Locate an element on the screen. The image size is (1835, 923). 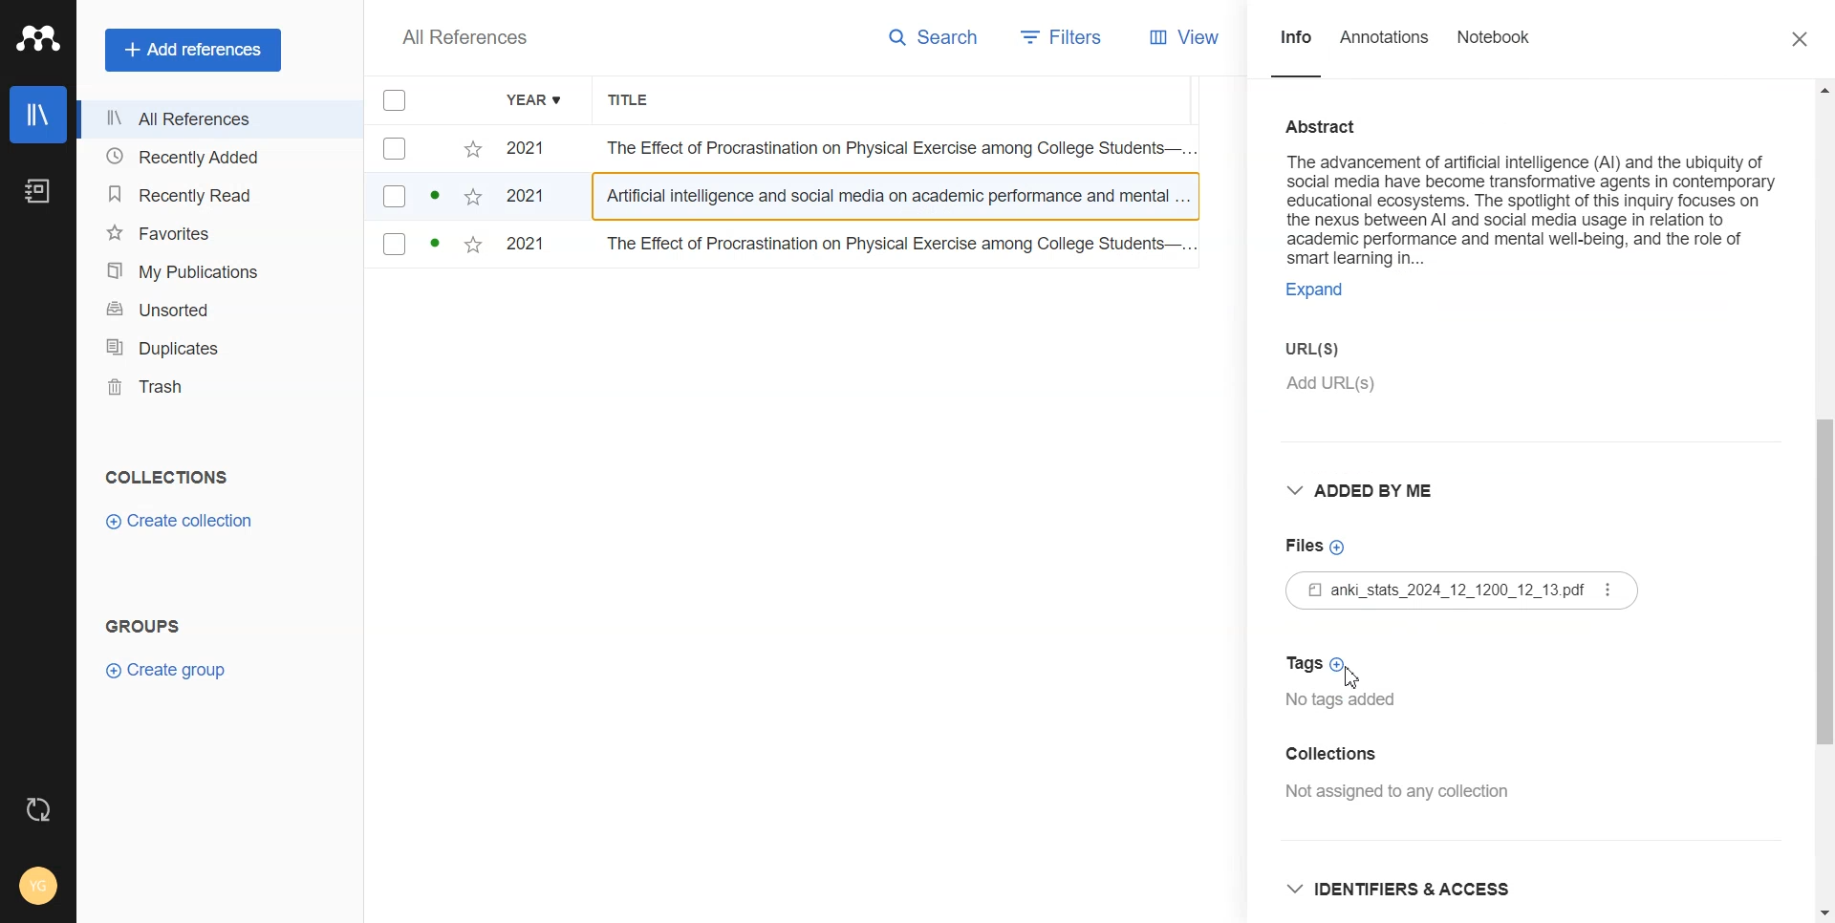
2021 is located at coordinates (533, 247).